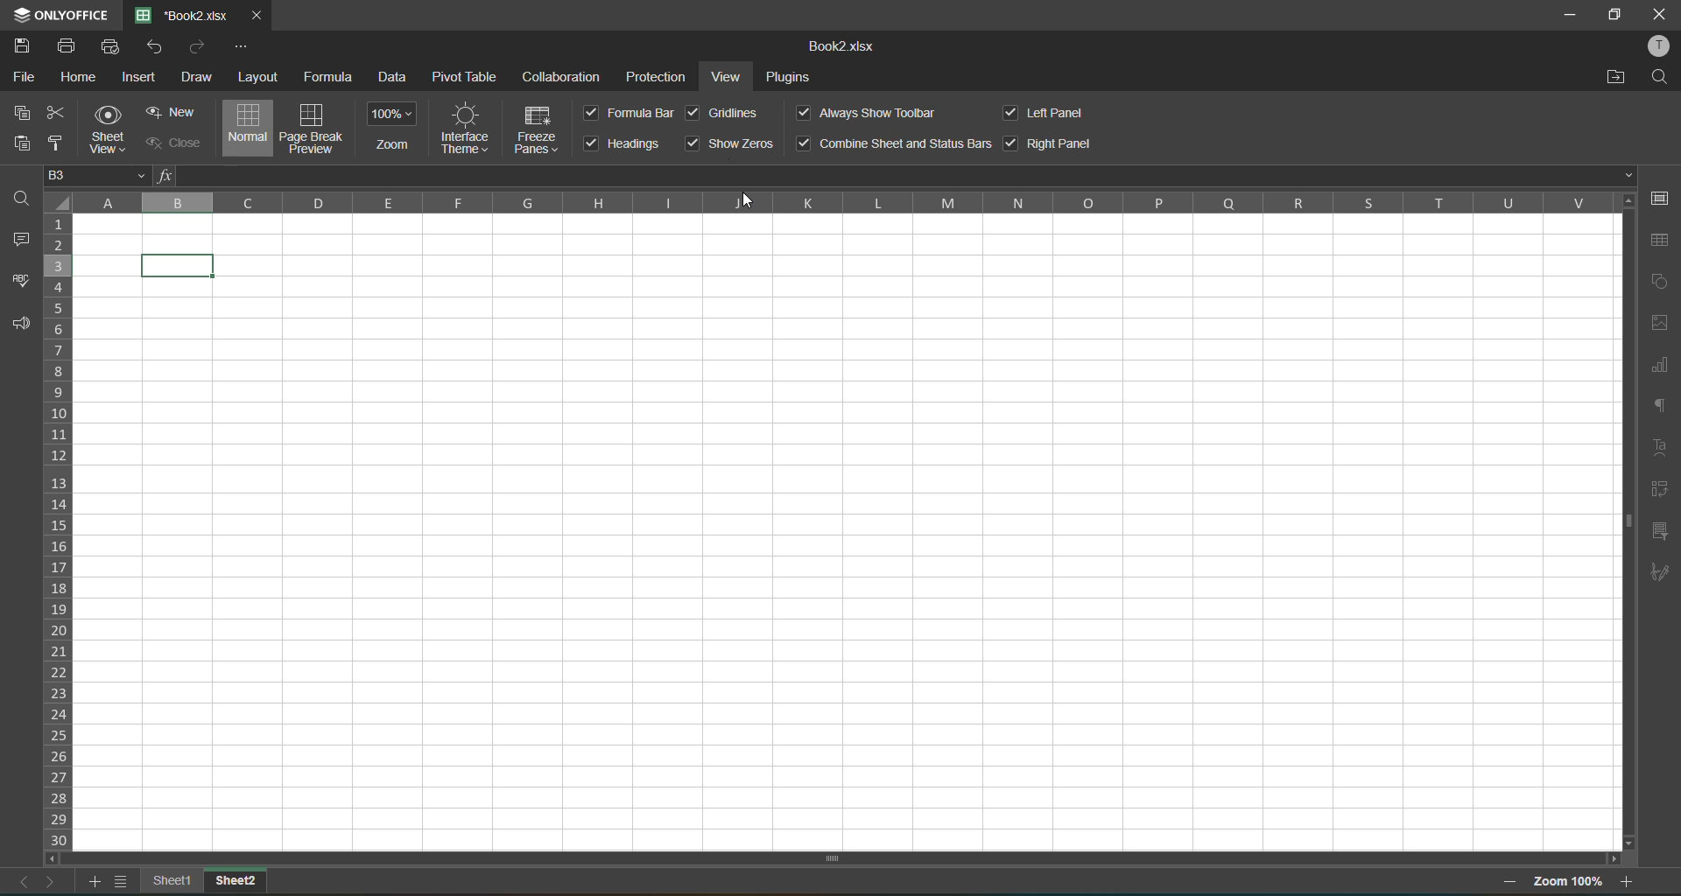 The image size is (1681, 896). Describe the element at coordinates (1659, 325) in the screenshot. I see `images` at that location.